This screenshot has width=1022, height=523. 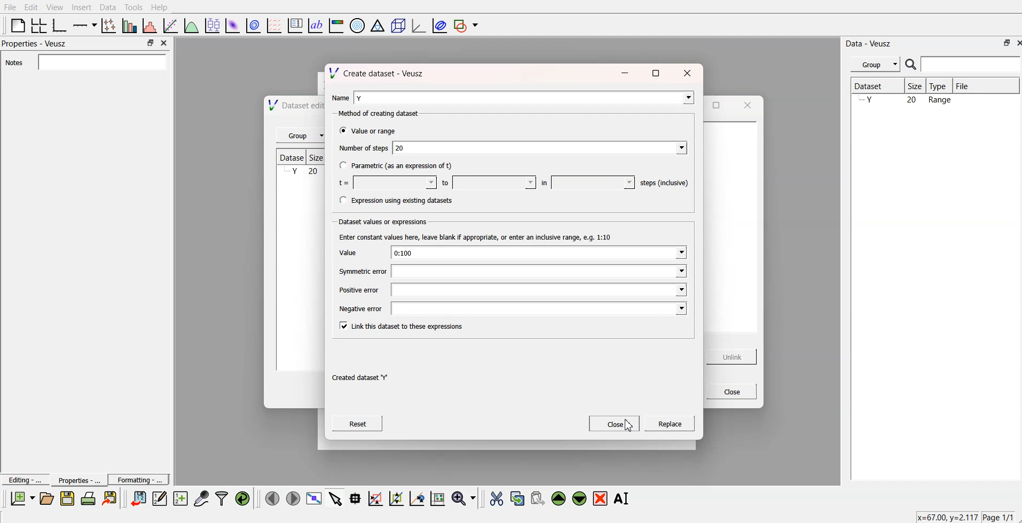 I want to click on Open, so click(x=46, y=498).